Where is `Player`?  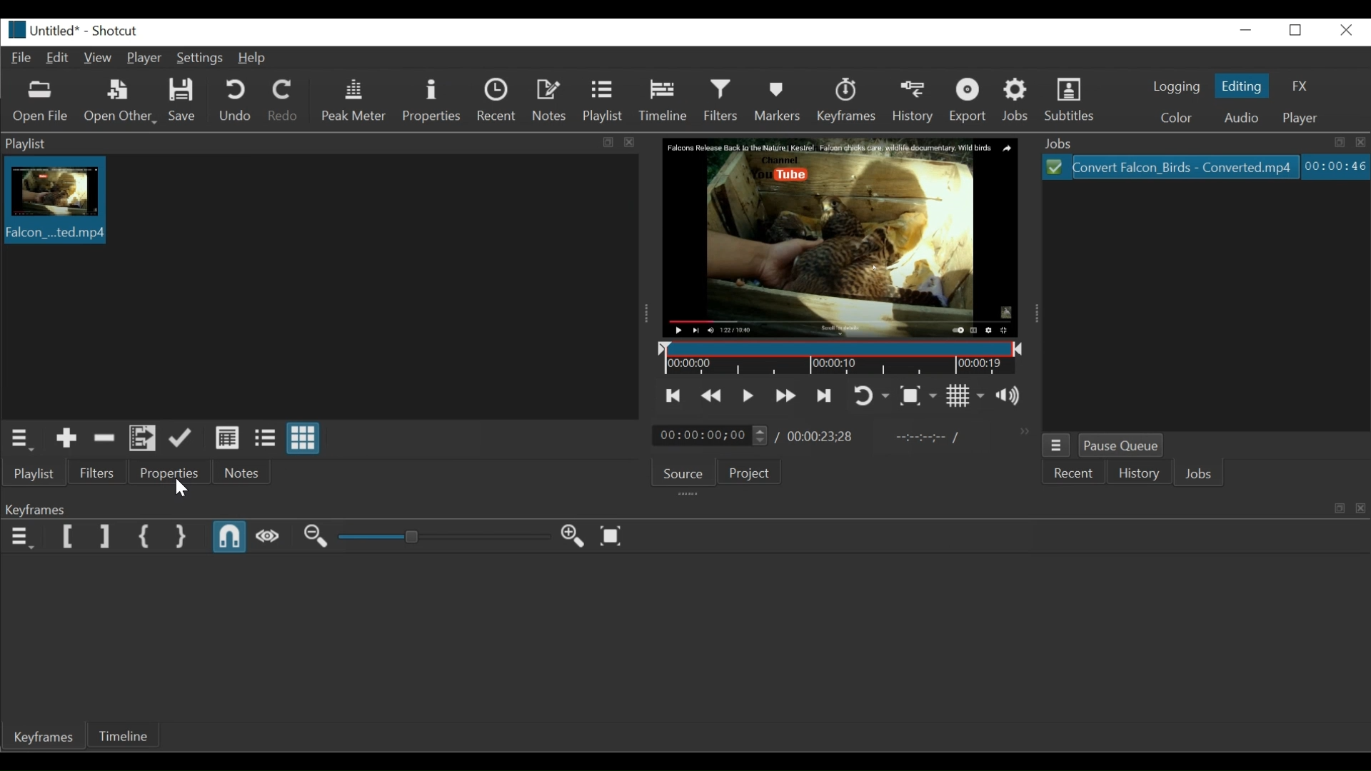
Player is located at coordinates (144, 57).